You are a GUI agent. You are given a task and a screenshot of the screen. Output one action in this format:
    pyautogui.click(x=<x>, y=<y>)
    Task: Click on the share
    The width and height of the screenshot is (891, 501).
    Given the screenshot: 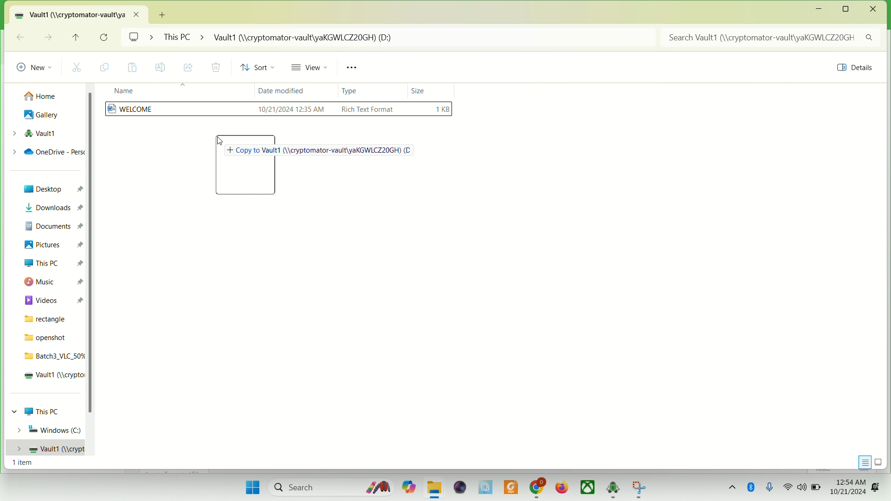 What is the action you would take?
    pyautogui.click(x=188, y=66)
    